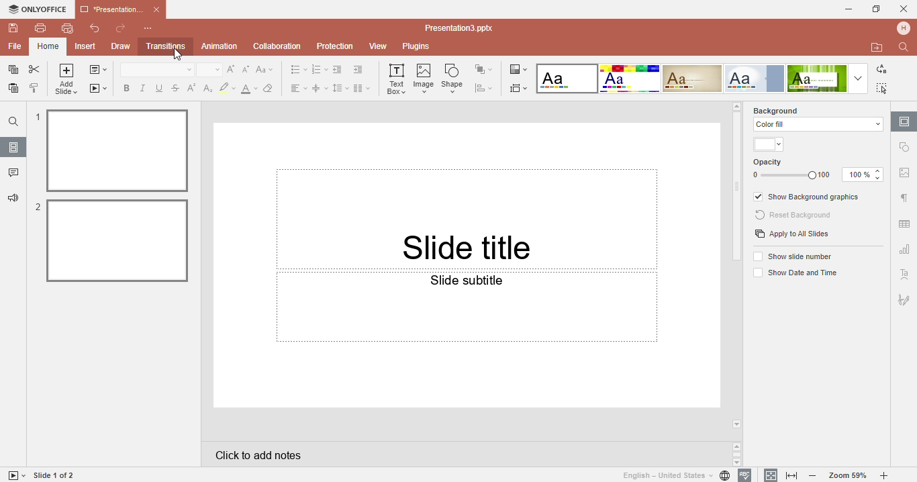  Describe the element at coordinates (380, 47) in the screenshot. I see `View` at that location.